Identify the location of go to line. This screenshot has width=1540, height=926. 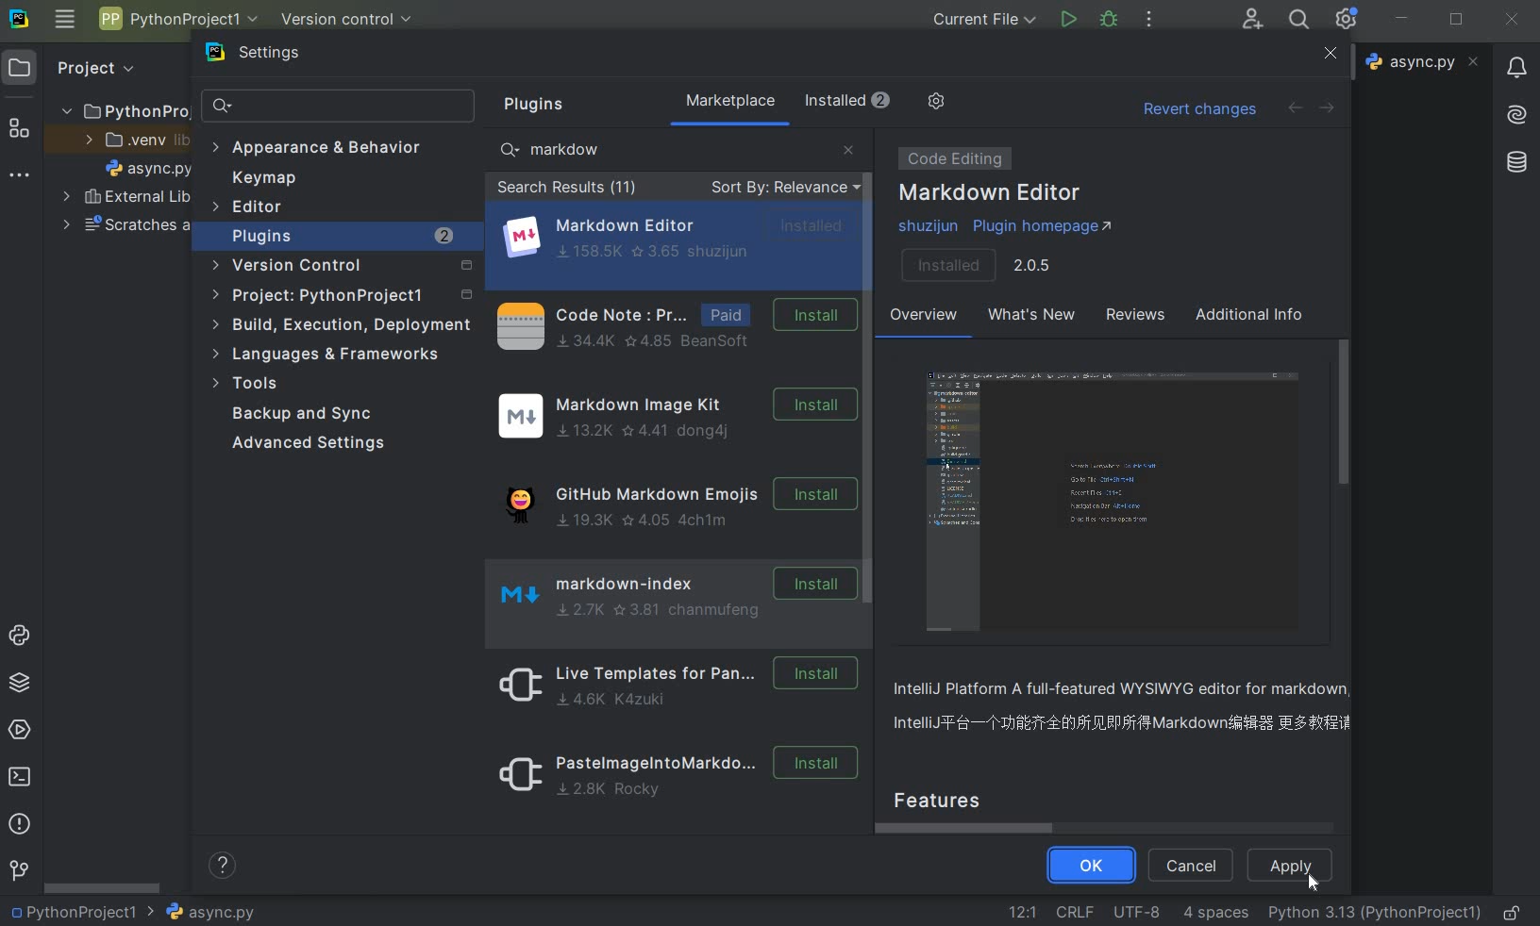
(1023, 910).